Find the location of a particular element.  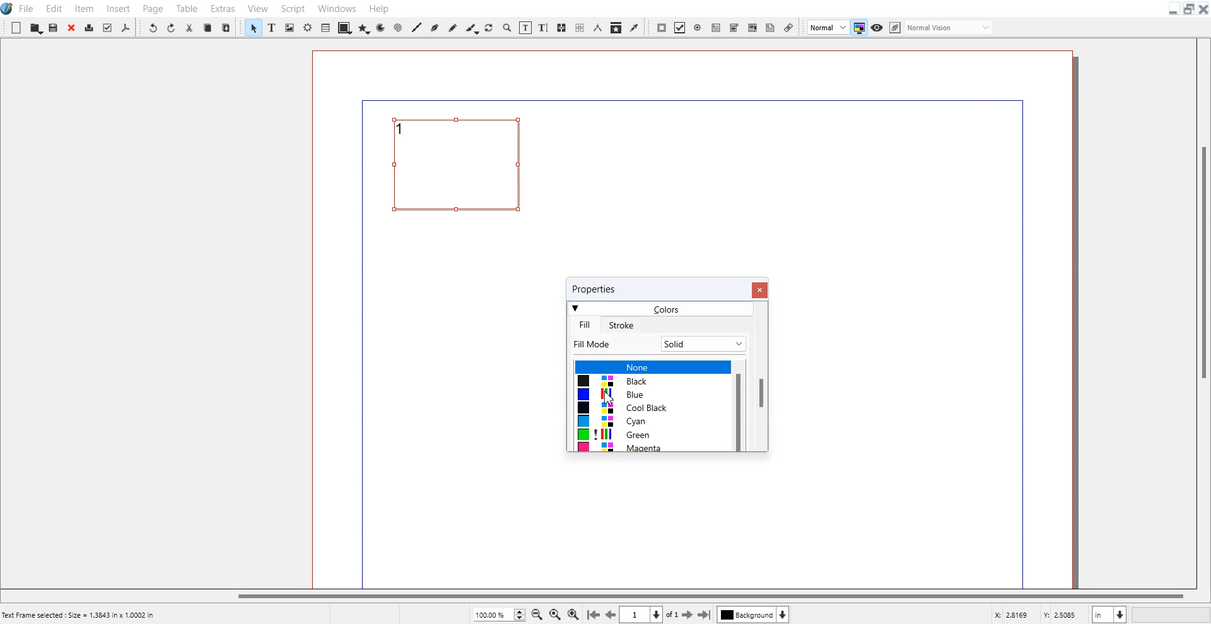

Preview mode is located at coordinates (877, 28).